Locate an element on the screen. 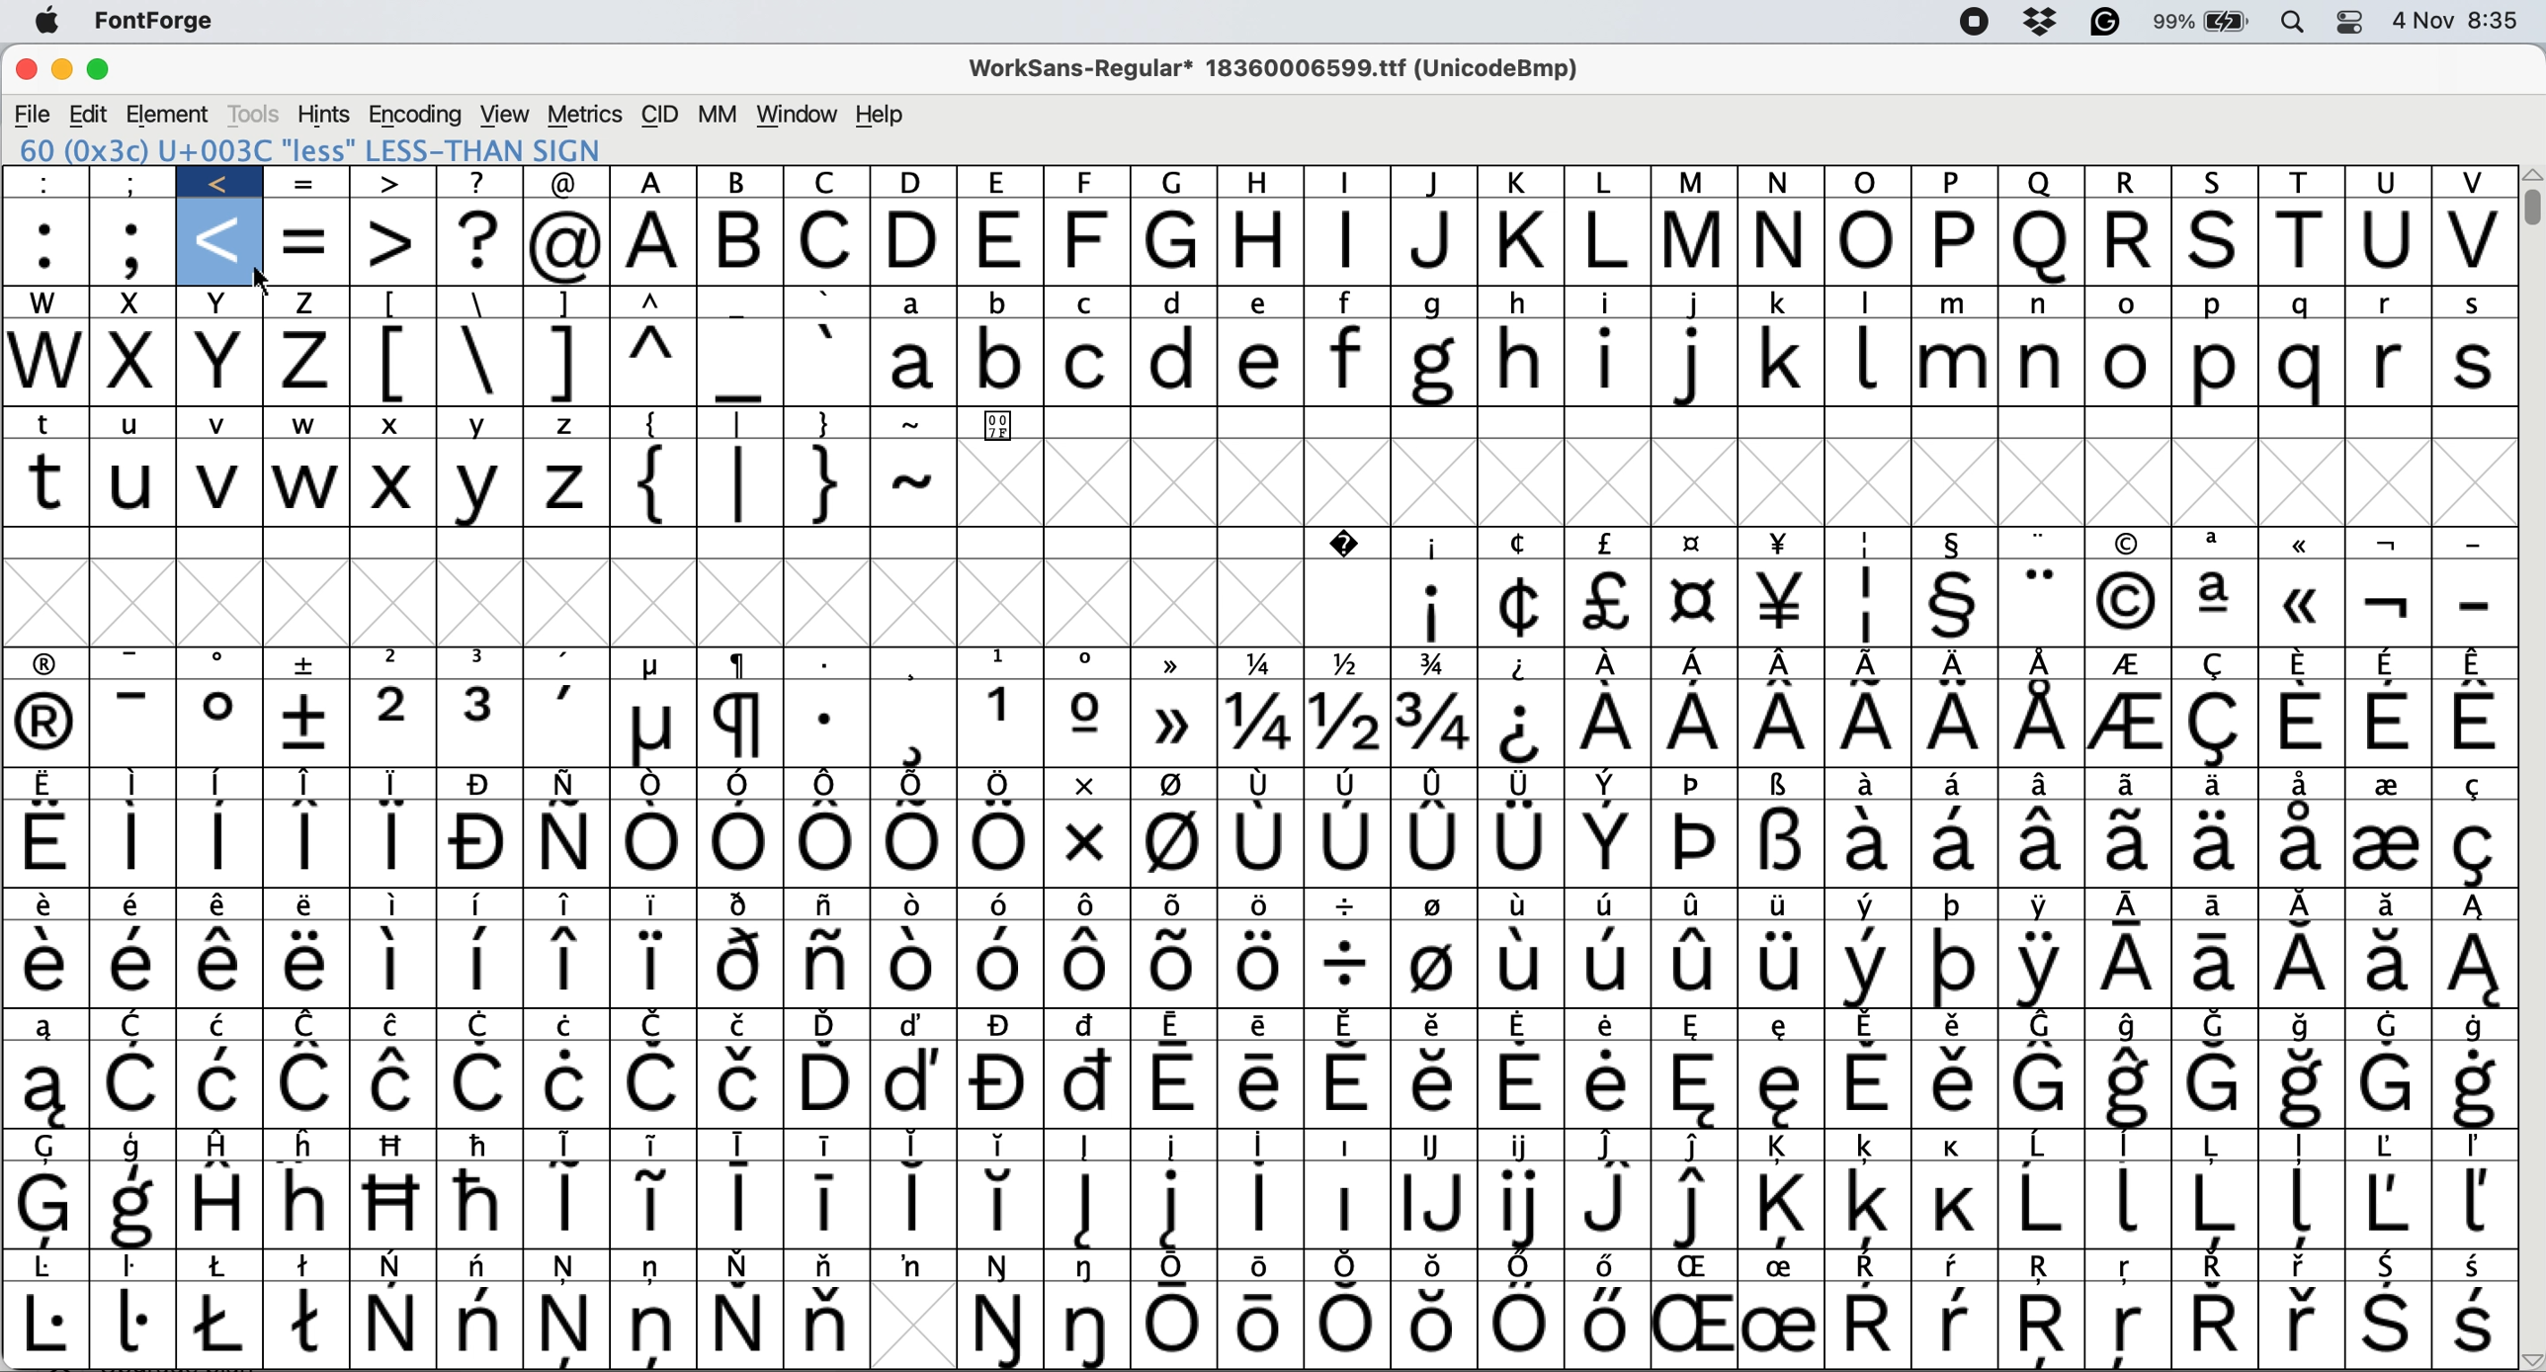  Symbol is located at coordinates (139, 785).